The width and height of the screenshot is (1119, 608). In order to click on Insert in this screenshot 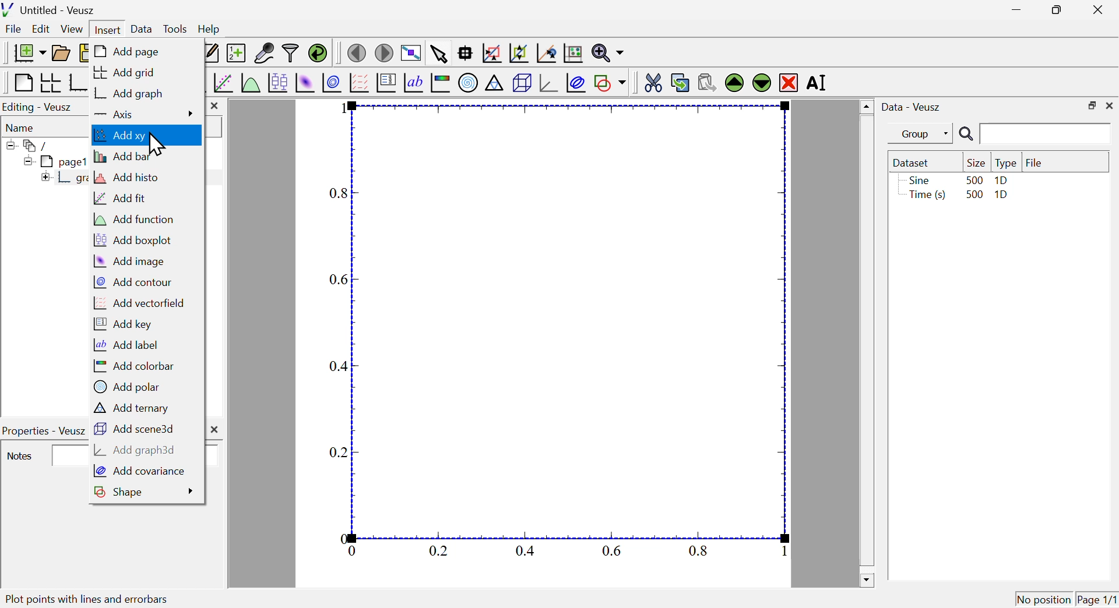, I will do `click(105, 28)`.